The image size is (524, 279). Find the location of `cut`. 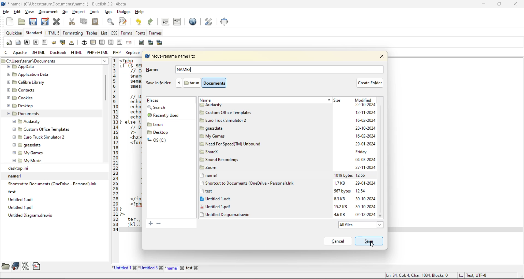

cut is located at coordinates (72, 22).